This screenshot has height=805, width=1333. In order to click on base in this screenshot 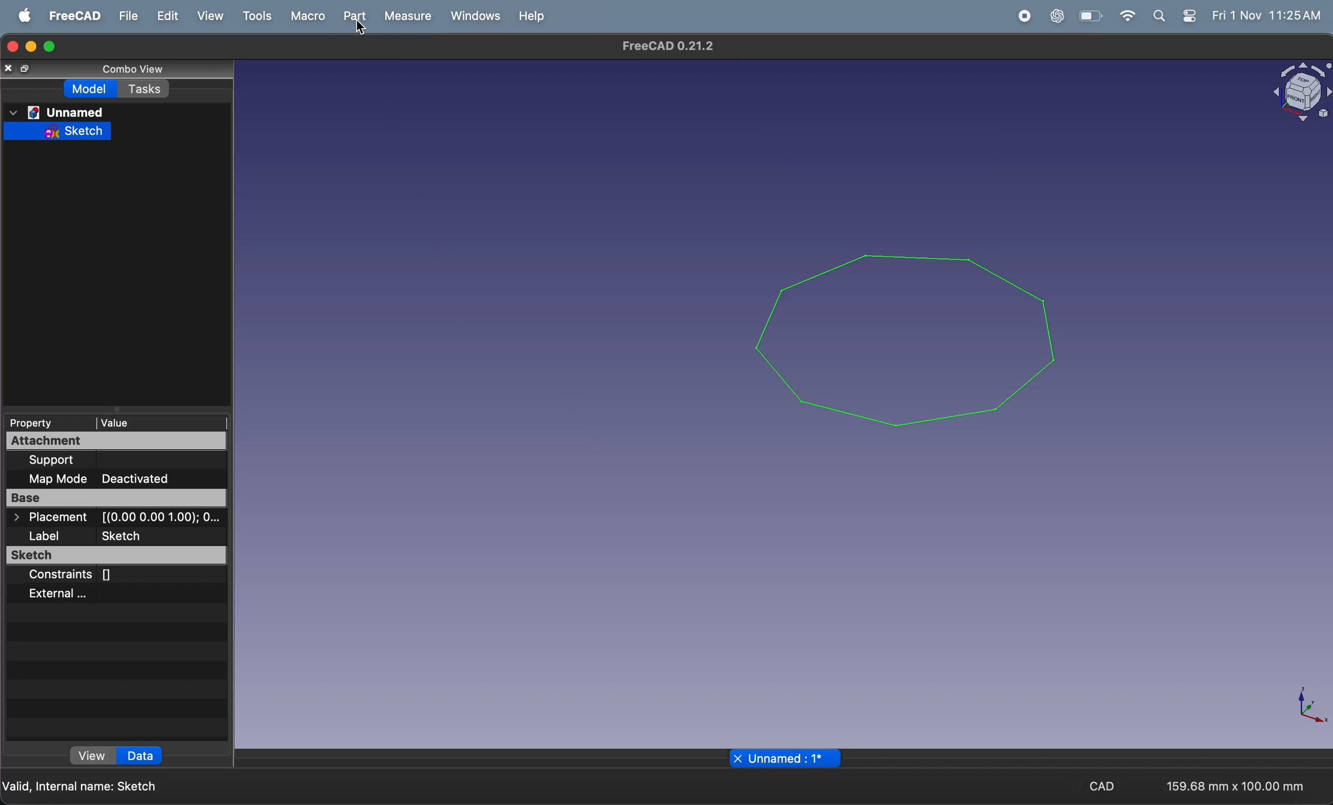, I will do `click(118, 497)`.